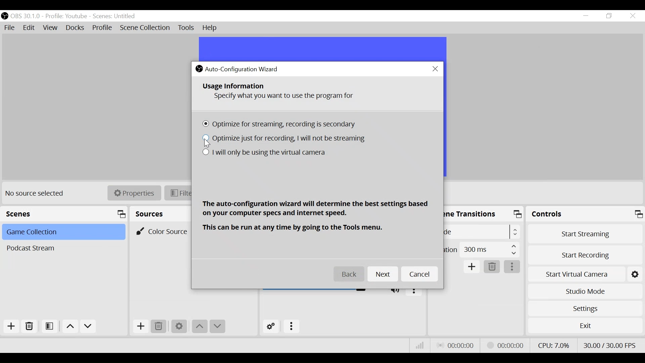 Image resolution: width=645 pixels, height=363 pixels. I want to click on Close, so click(436, 69).